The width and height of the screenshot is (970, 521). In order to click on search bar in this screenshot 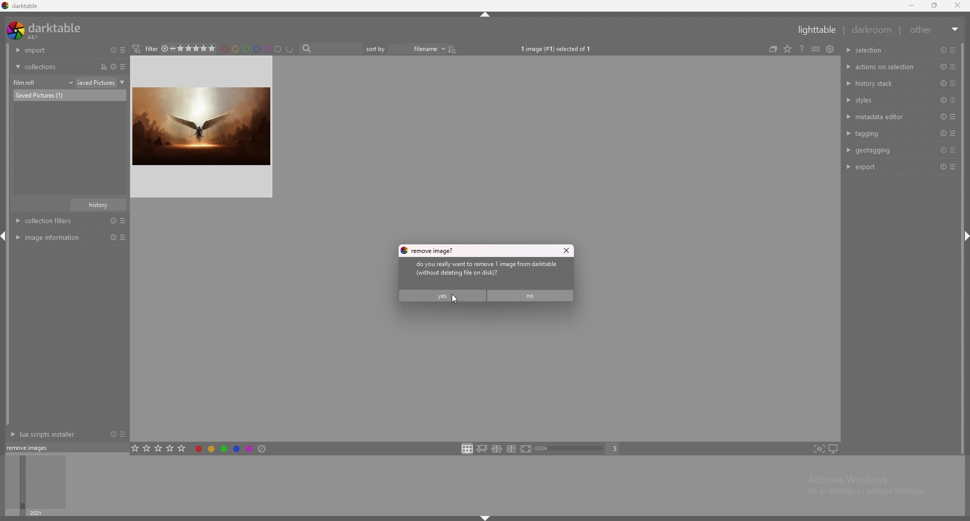, I will do `click(333, 49)`.